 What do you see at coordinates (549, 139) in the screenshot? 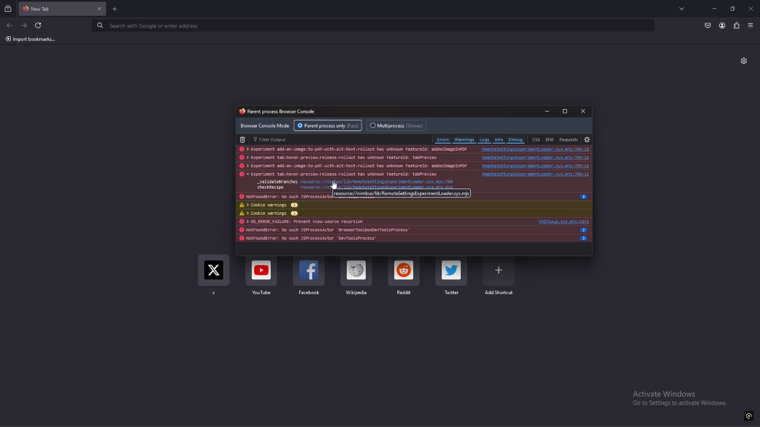
I see `xhr` at bounding box center [549, 139].